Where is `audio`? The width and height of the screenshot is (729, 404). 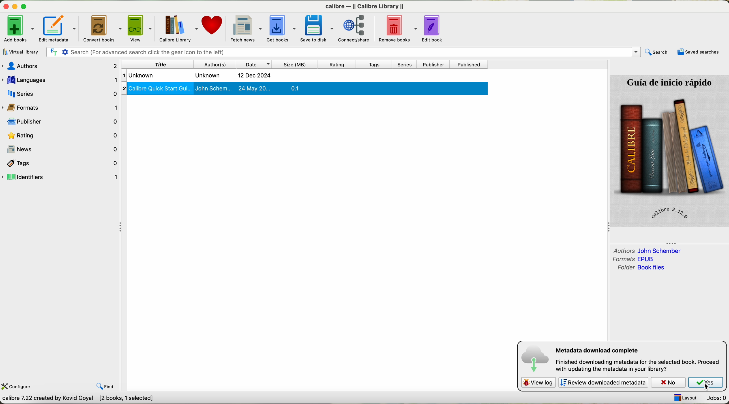
audio is located at coordinates (64, 66).